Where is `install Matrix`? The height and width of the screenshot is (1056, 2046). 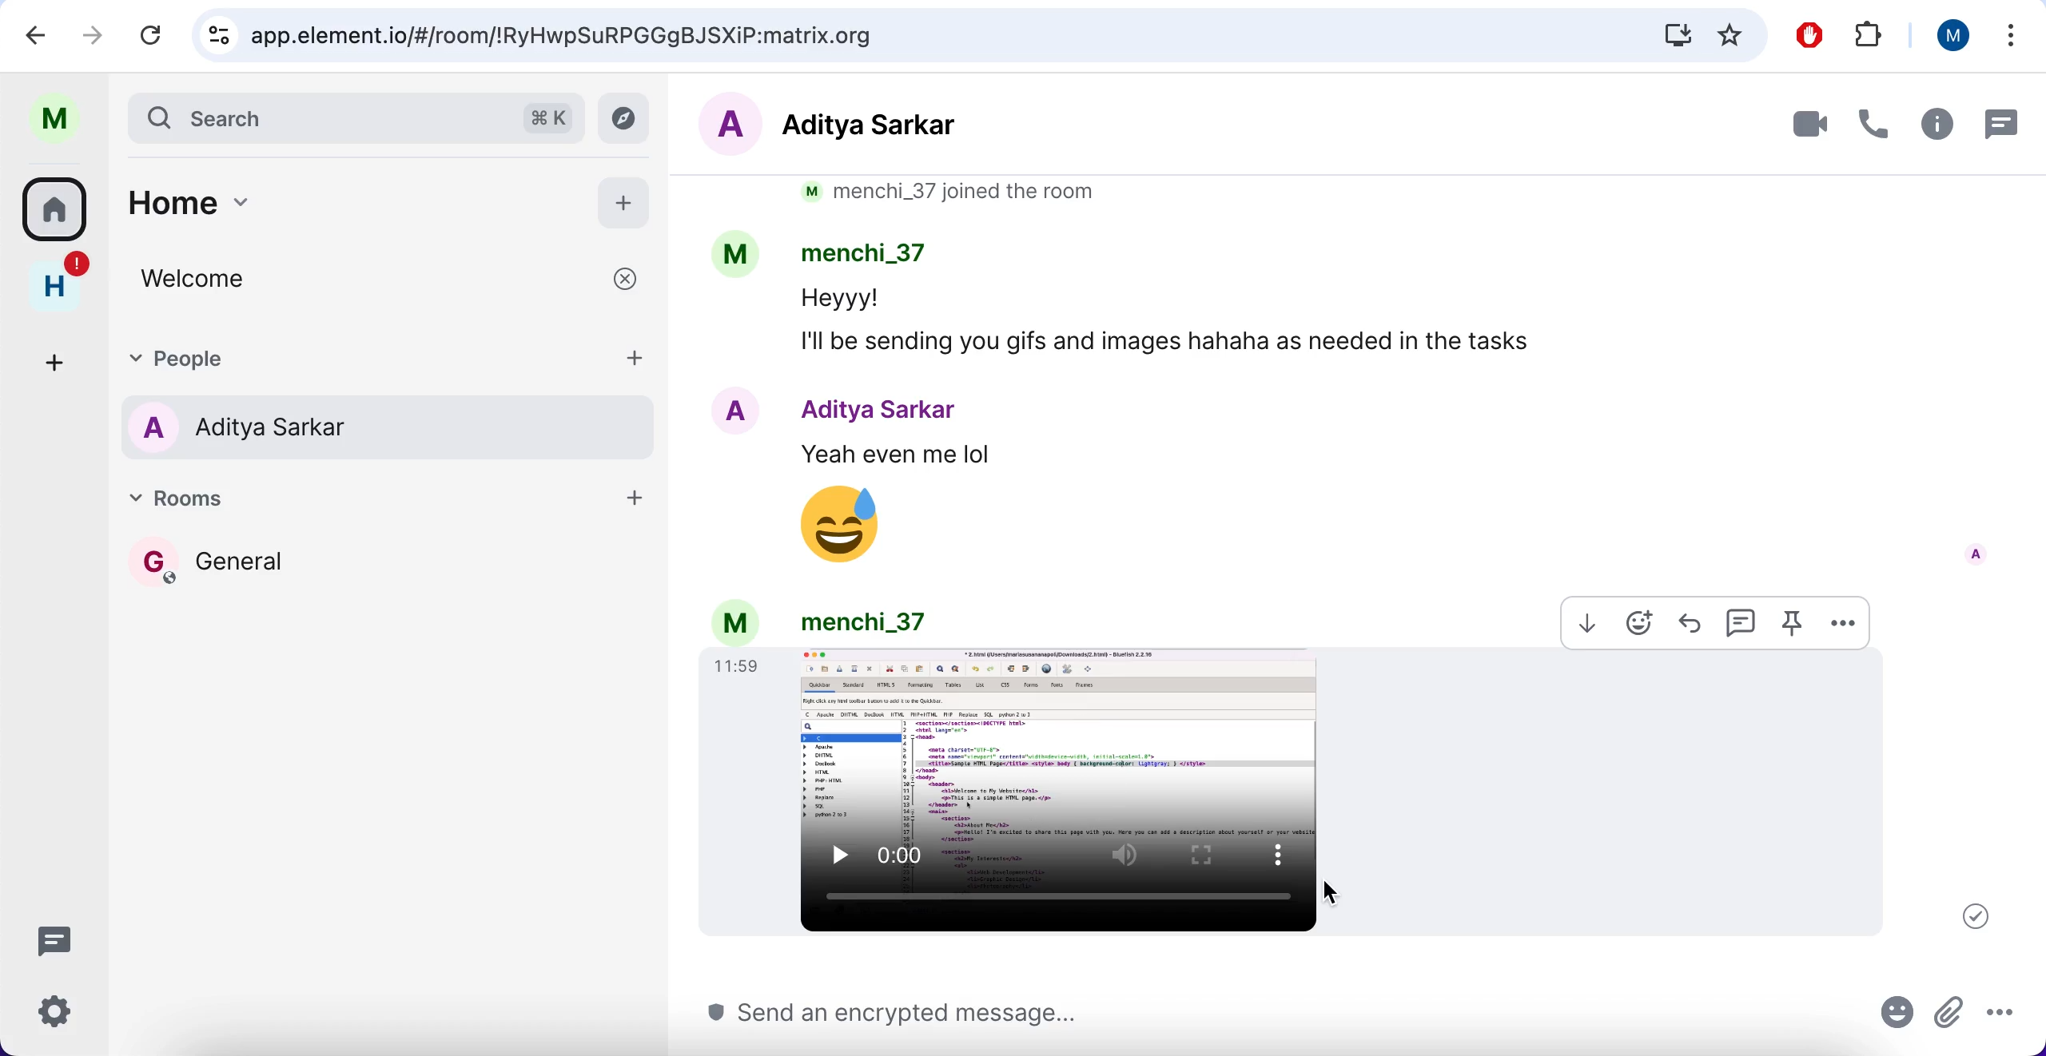
install Matrix is located at coordinates (1679, 30).